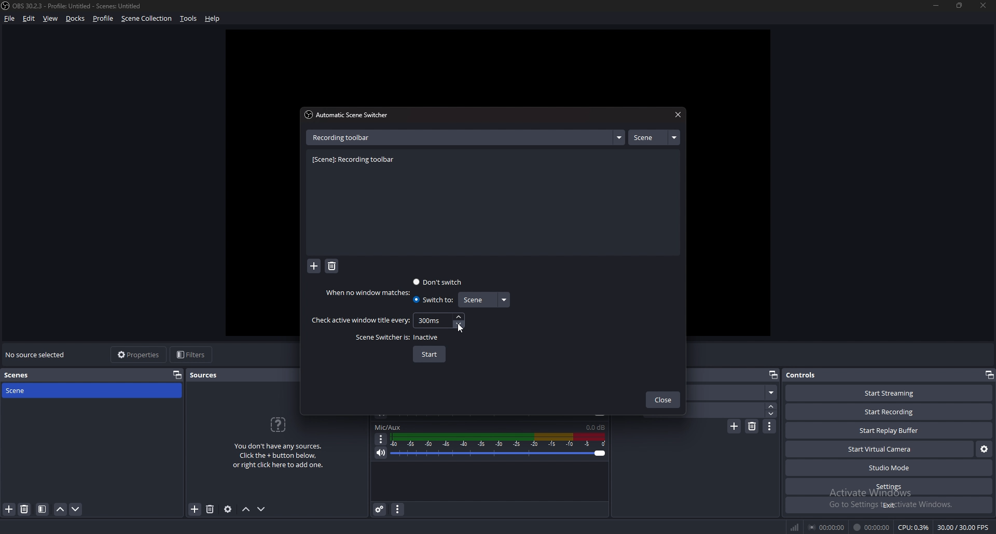 The height and width of the screenshot is (534, 996). What do you see at coordinates (596, 427) in the screenshot?
I see `volume level` at bounding box center [596, 427].